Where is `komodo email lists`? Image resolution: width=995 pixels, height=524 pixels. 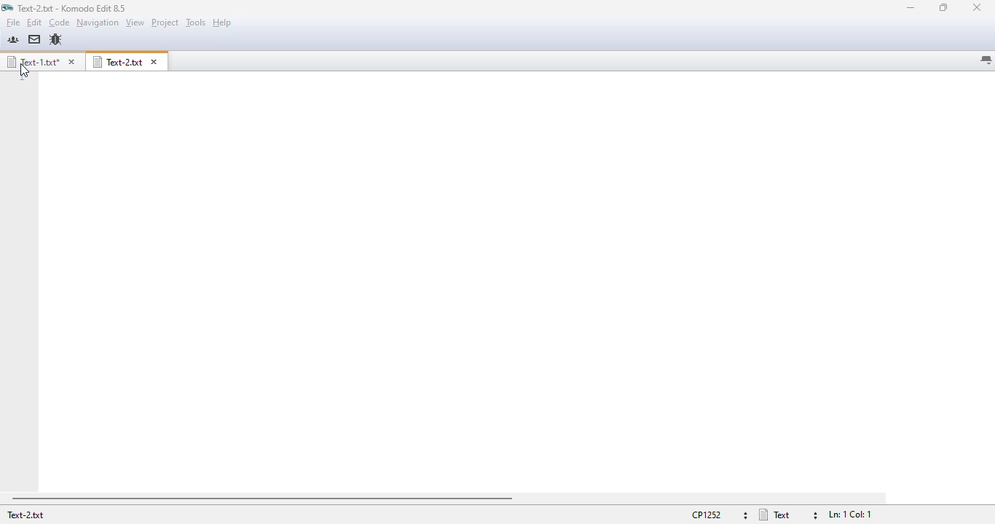
komodo email lists is located at coordinates (34, 39).